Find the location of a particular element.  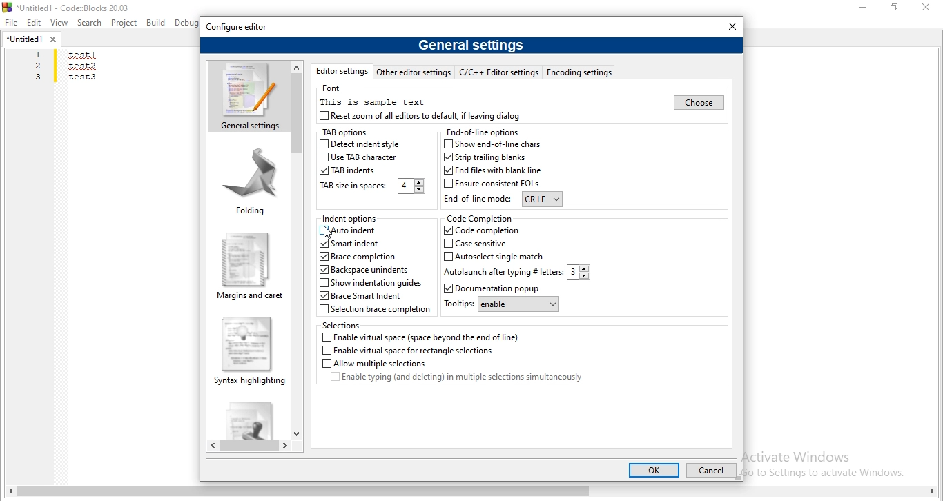

configure editor is located at coordinates (237, 27).